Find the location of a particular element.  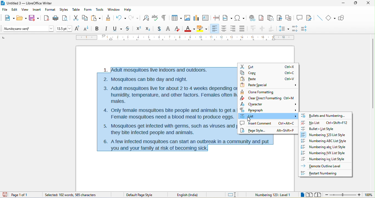

click to save the document is located at coordinates (6, 195).